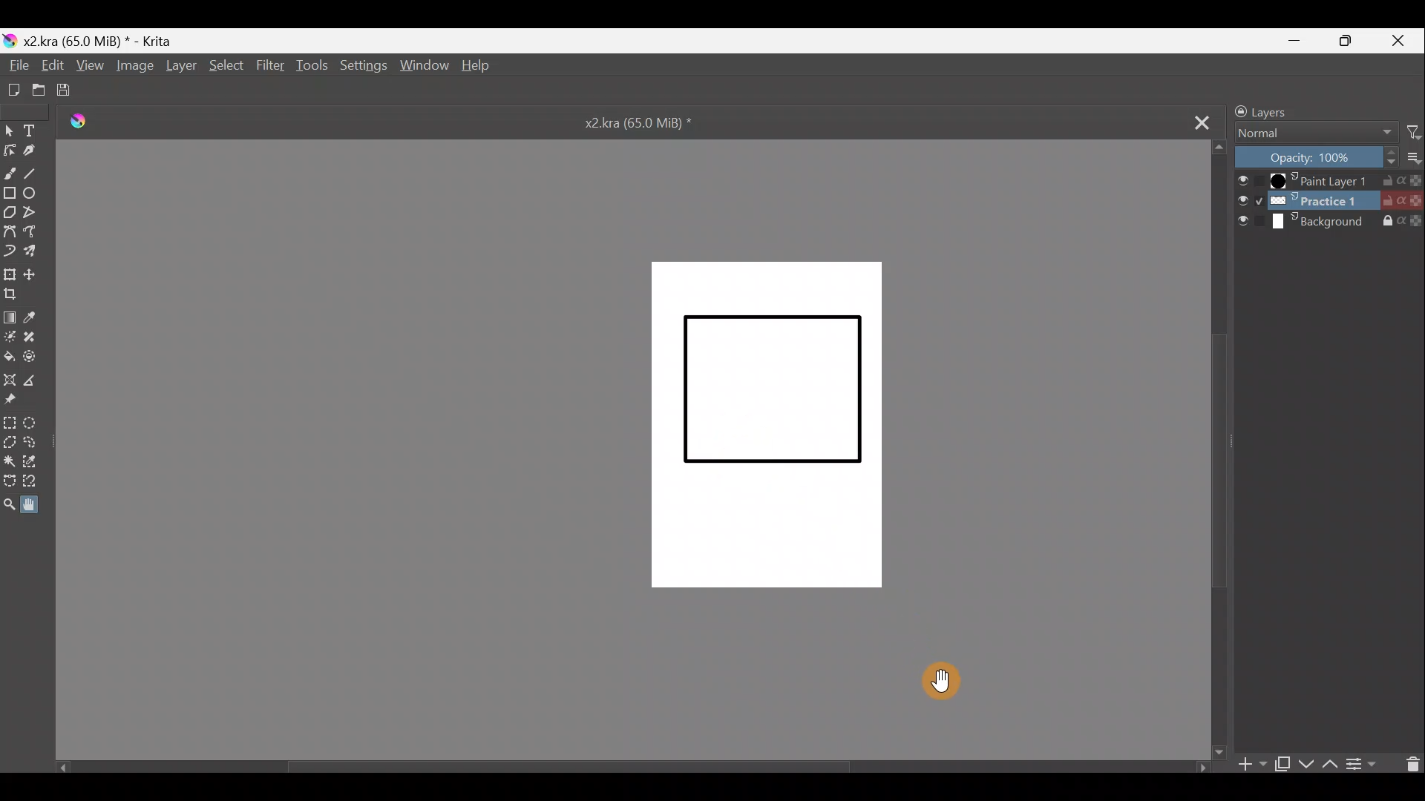 The width and height of the screenshot is (1425, 801). Describe the element at coordinates (1363, 764) in the screenshot. I see `View/change layer properties` at that location.